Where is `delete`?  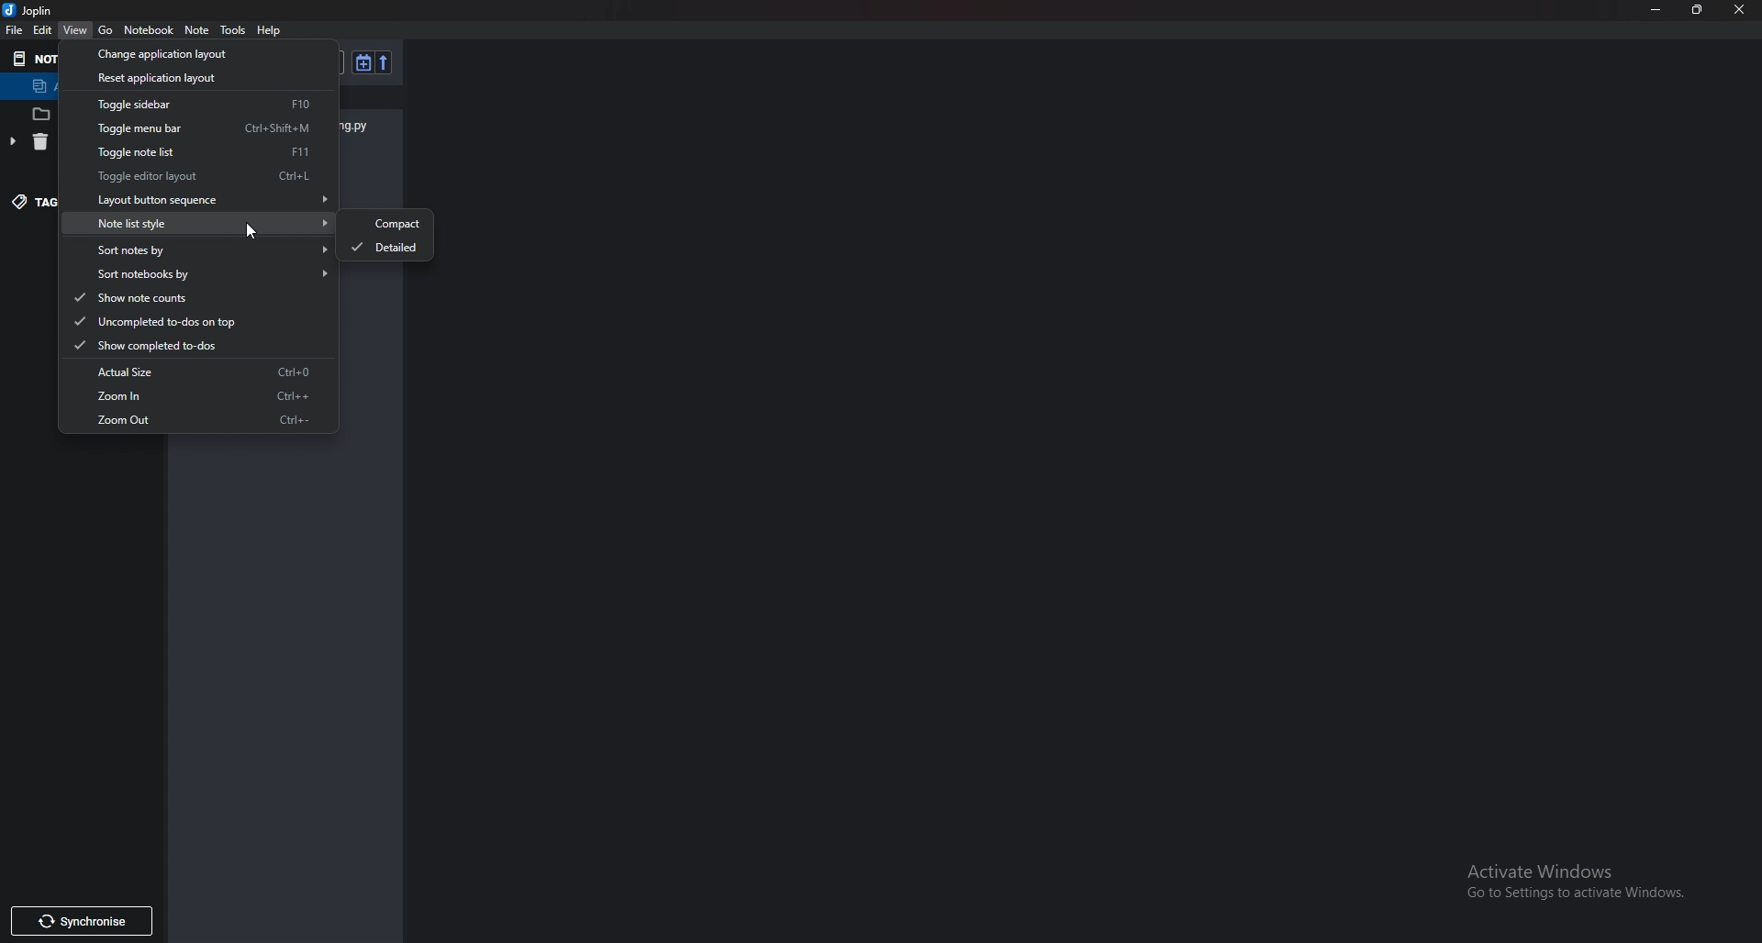 delete is located at coordinates (39, 143).